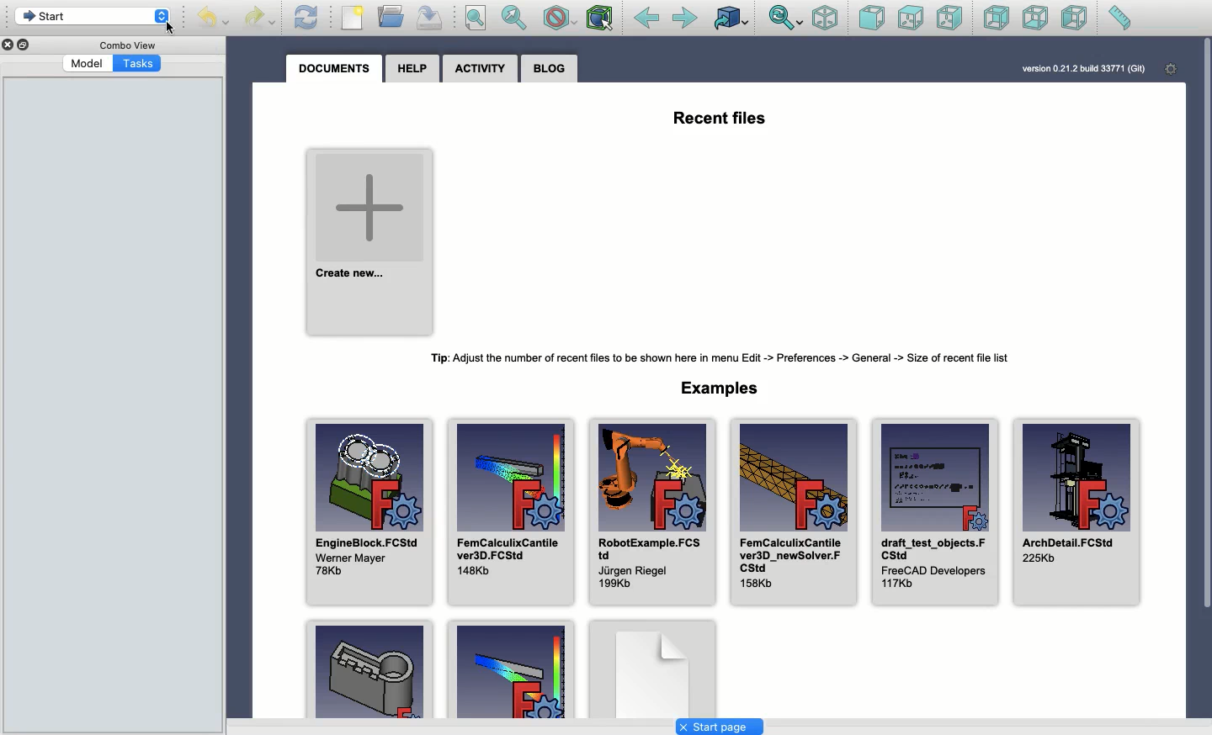 This screenshot has width=1212, height=735. I want to click on Tip: Adjust the number of recent files to be shown here in menu Edit -> Preferences -> General -> Size of recent file list, so click(725, 355).